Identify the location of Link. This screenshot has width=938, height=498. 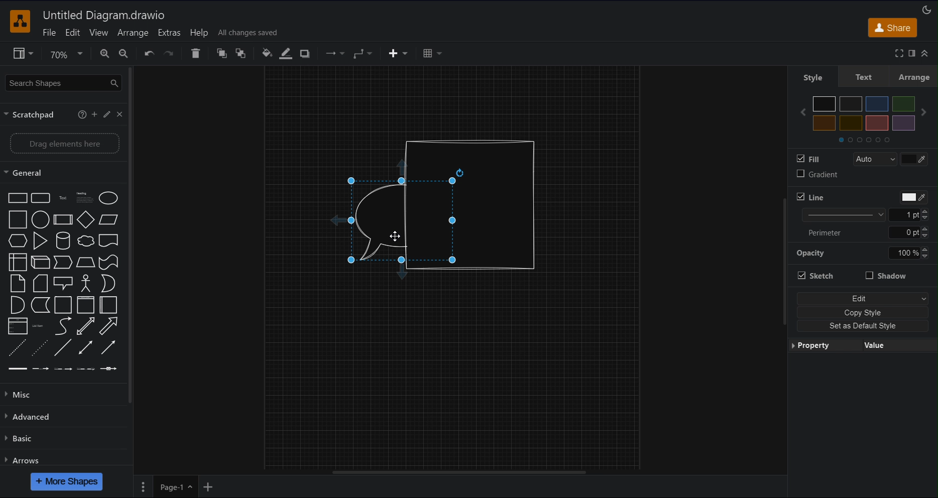
(17, 369).